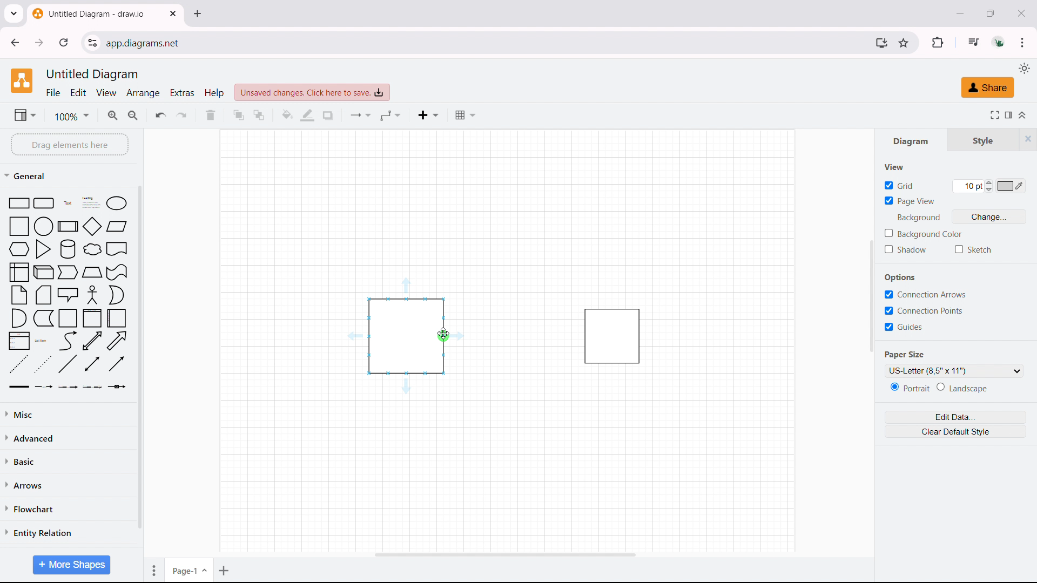  Describe the element at coordinates (181, 114) in the screenshot. I see `redo` at that location.